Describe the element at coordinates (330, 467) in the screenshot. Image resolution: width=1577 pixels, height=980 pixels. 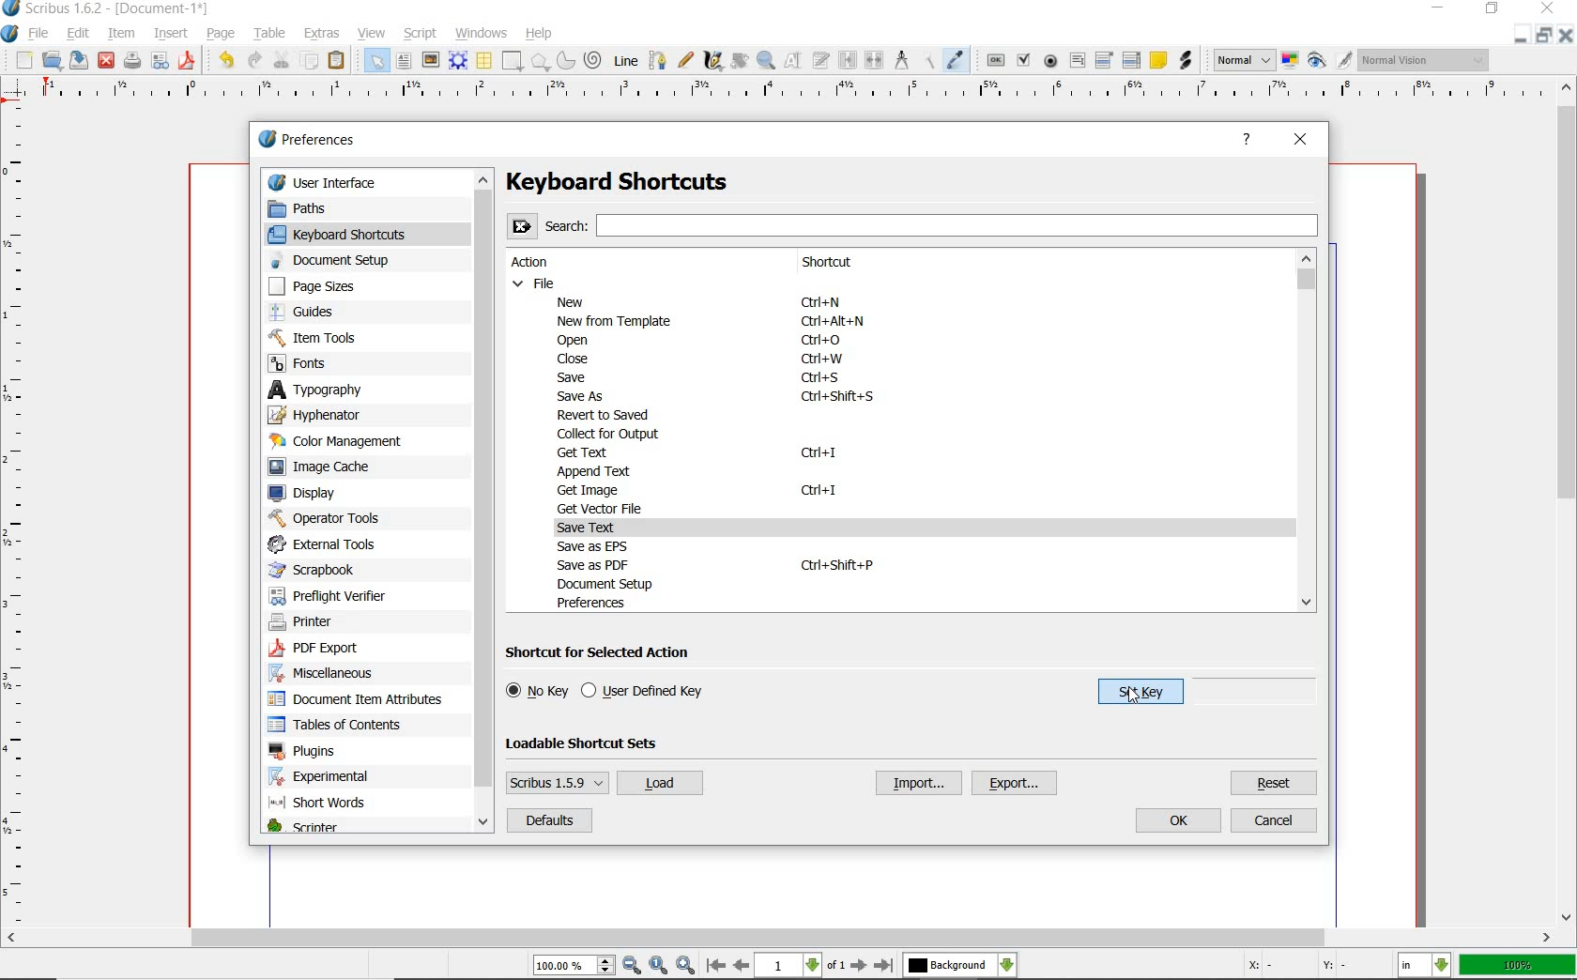
I see `image cache` at that location.